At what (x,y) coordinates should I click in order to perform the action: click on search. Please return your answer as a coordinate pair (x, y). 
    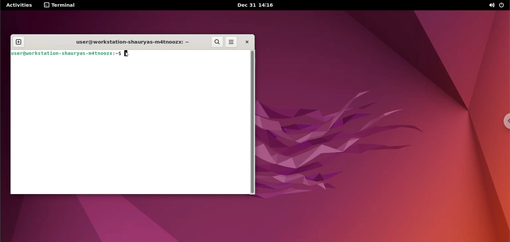
    Looking at the image, I should click on (216, 42).